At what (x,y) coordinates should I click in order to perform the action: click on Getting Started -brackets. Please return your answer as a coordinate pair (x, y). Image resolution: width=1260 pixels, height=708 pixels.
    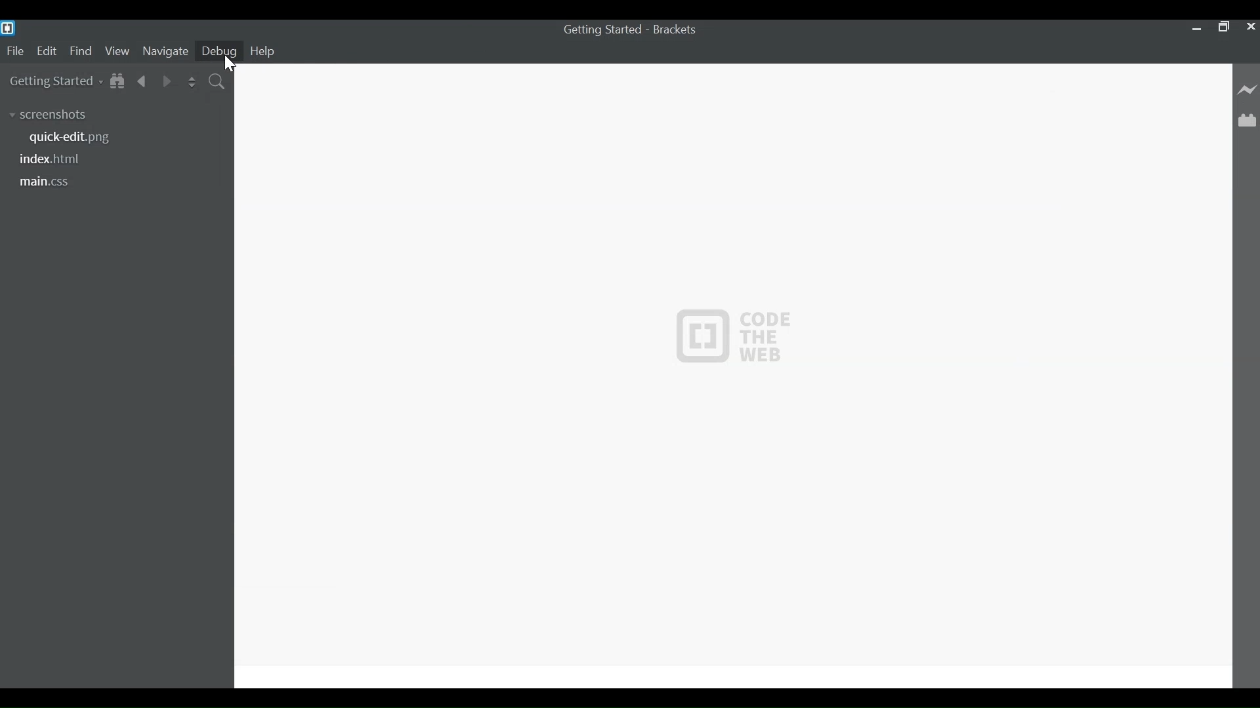
    Looking at the image, I should click on (635, 29).